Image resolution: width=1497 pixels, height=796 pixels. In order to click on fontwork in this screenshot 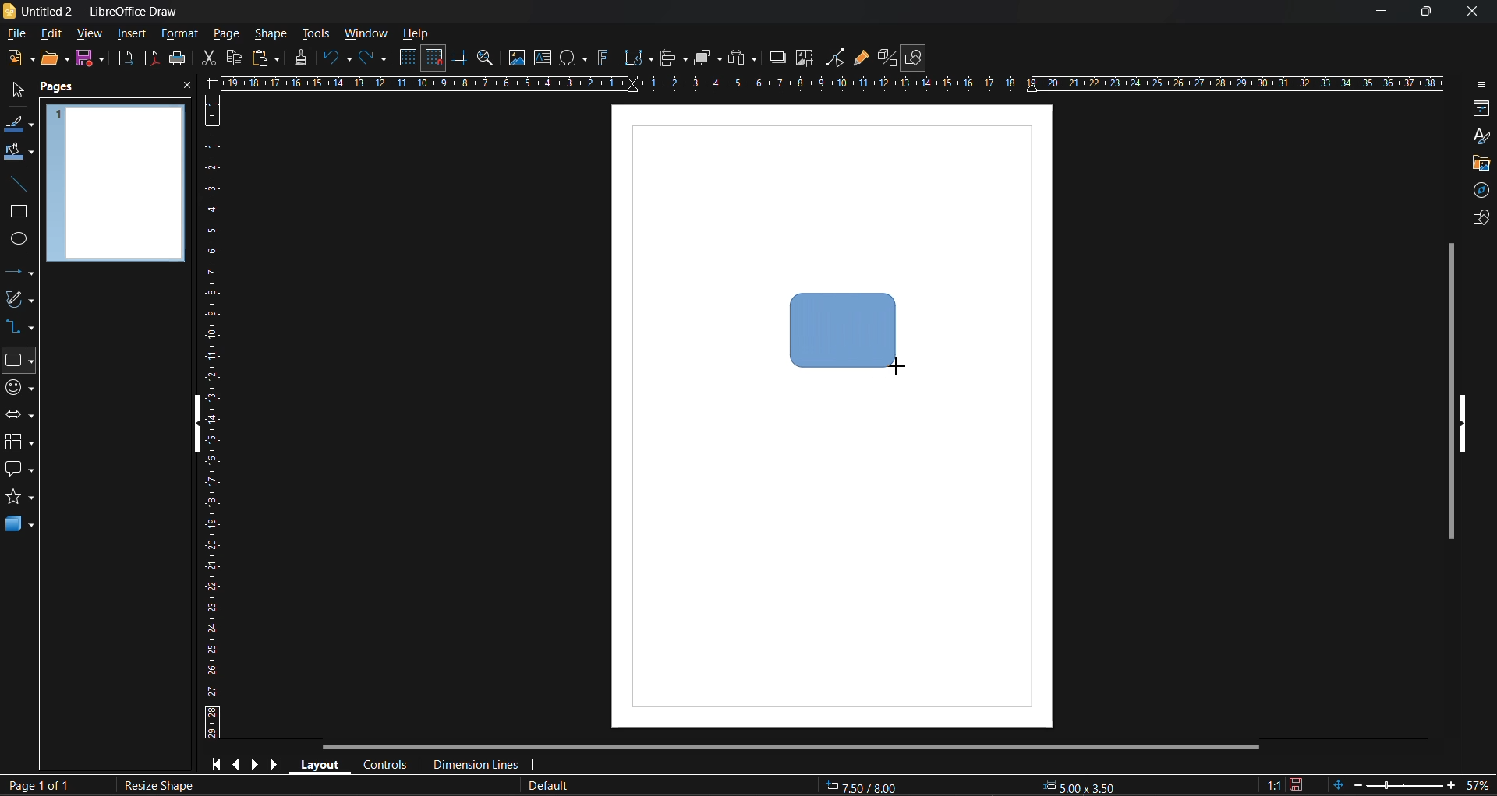, I will do `click(606, 56)`.